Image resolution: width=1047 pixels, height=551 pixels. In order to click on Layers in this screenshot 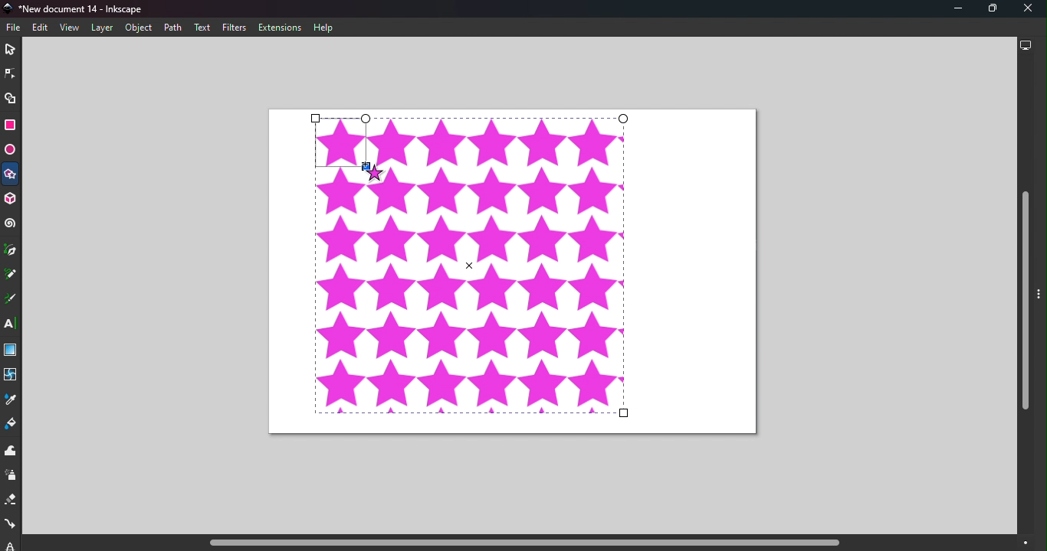, I will do `click(101, 28)`.